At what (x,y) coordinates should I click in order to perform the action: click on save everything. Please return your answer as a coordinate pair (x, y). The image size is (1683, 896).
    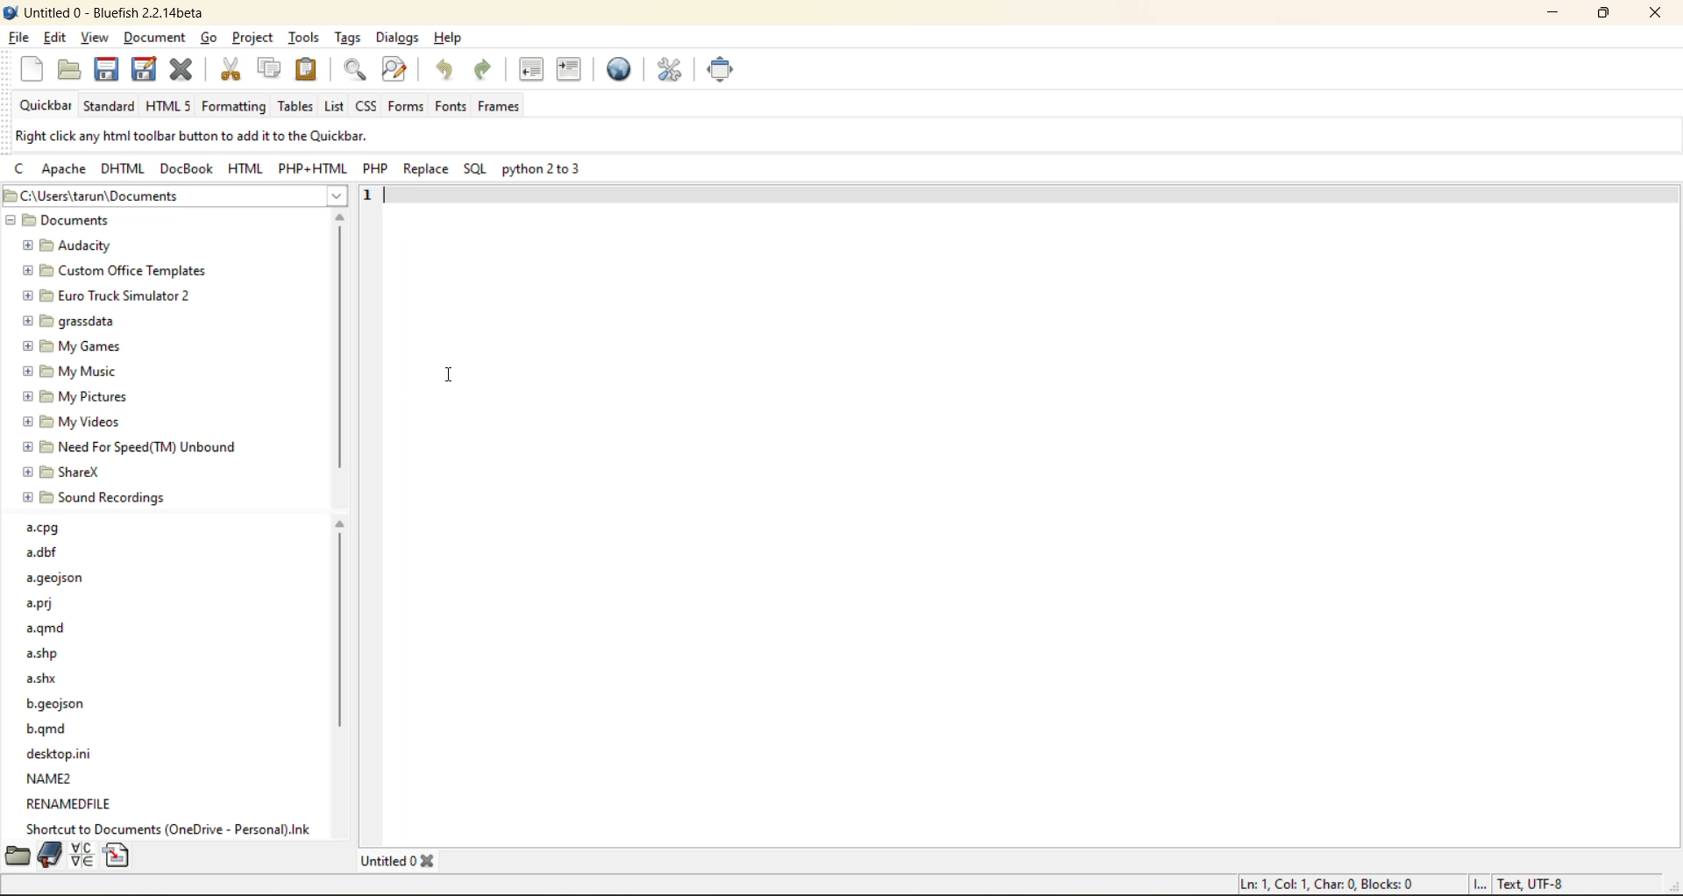
    Looking at the image, I should click on (146, 68).